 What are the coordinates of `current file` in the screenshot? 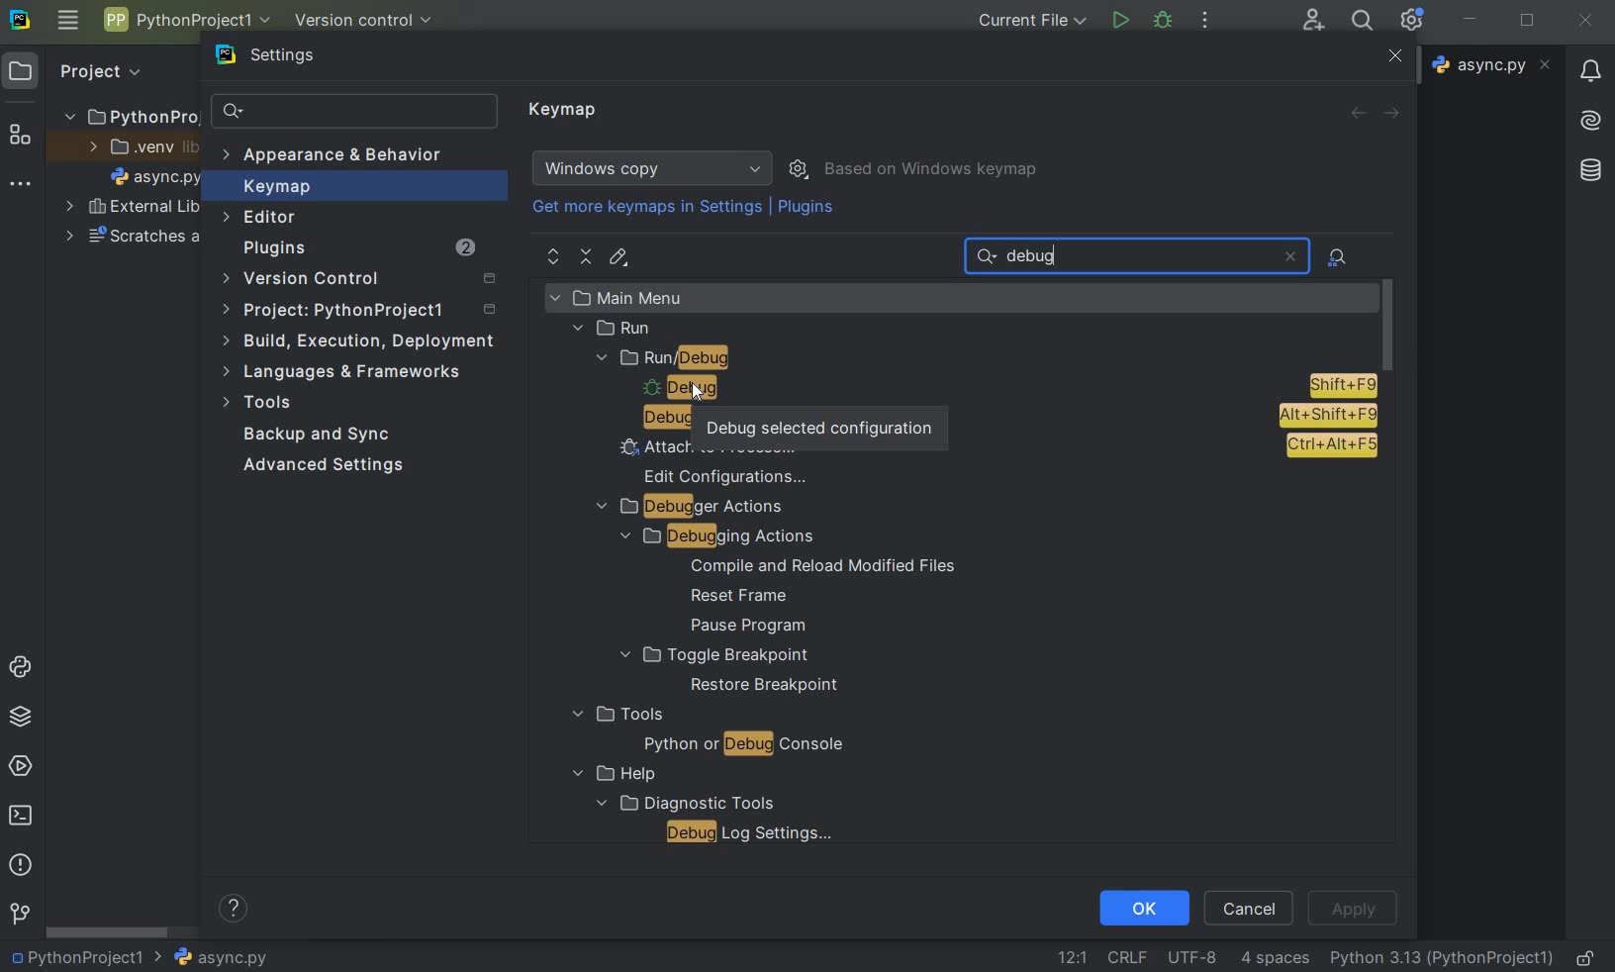 It's located at (1034, 20).